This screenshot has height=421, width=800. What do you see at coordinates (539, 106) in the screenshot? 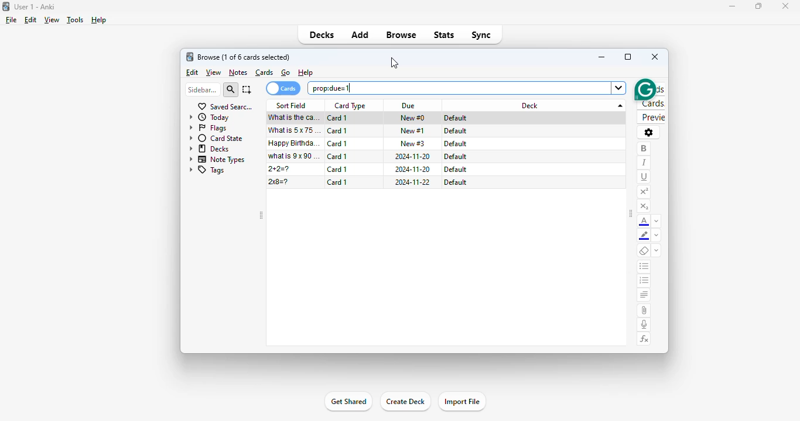
I see `deck` at bounding box center [539, 106].